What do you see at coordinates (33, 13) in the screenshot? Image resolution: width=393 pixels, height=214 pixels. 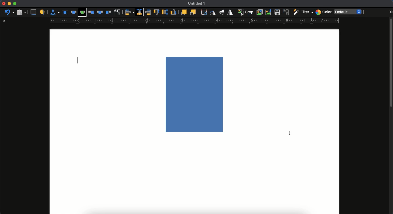 I see `caption` at bounding box center [33, 13].